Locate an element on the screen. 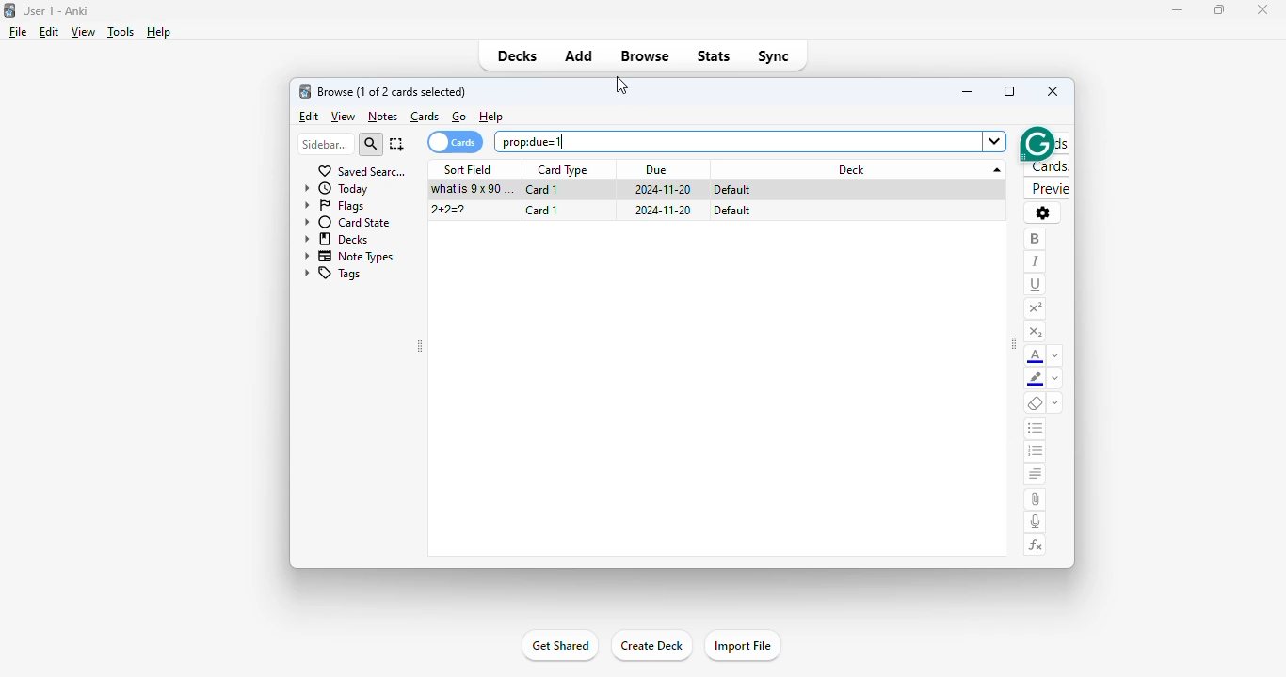 This screenshot has width=1286, height=677. note types is located at coordinates (347, 257).